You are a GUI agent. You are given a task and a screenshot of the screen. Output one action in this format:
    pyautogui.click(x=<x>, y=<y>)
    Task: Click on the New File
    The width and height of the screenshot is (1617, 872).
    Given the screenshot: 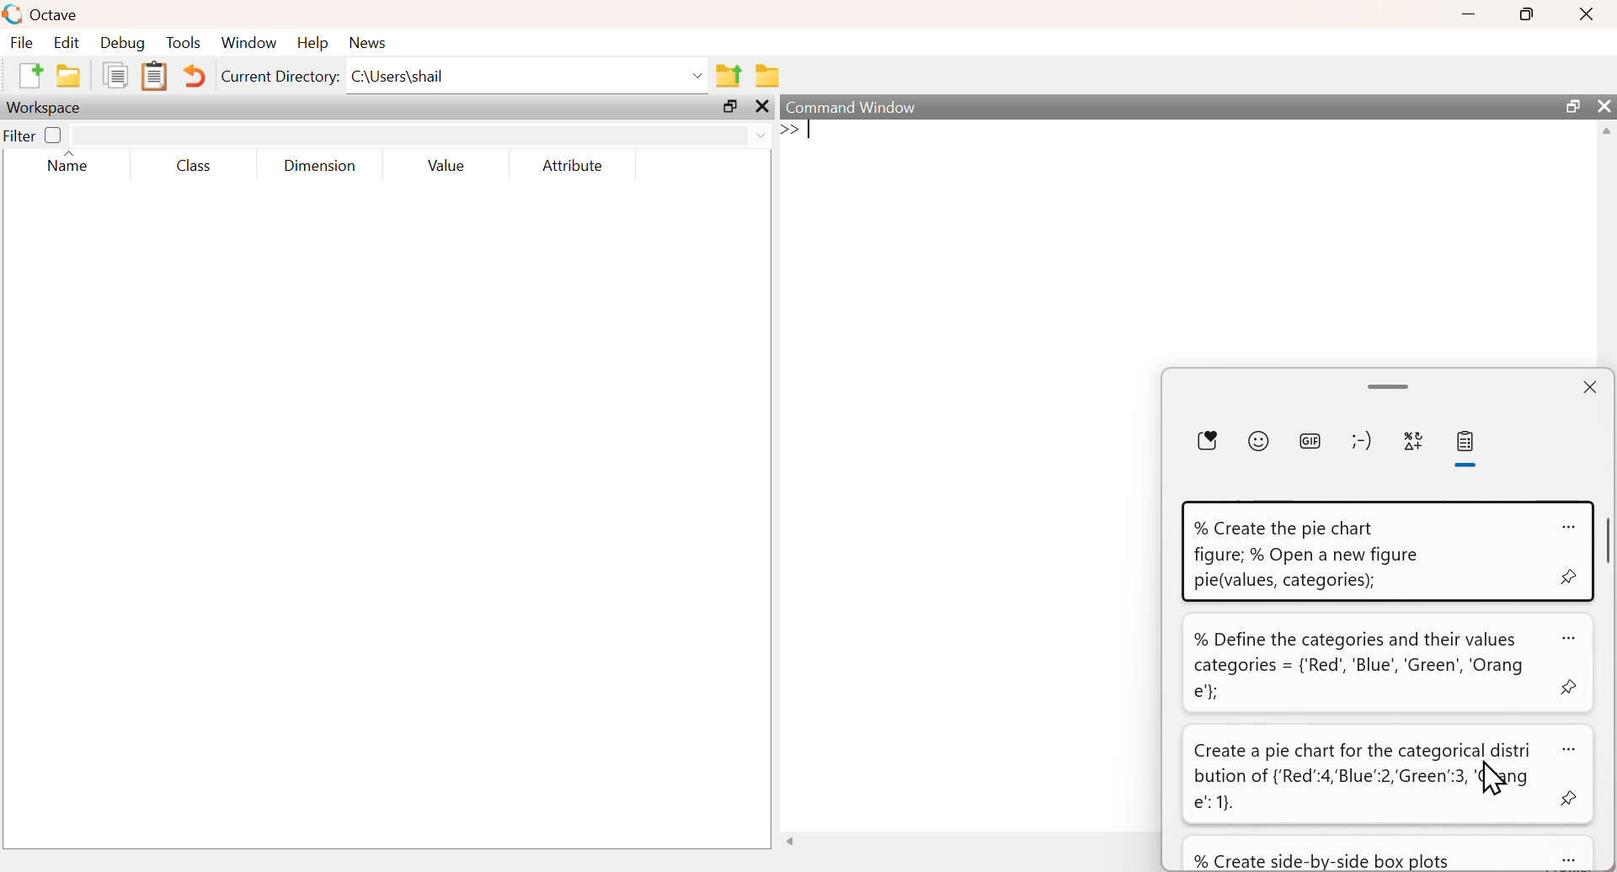 What is the action you would take?
    pyautogui.click(x=31, y=76)
    